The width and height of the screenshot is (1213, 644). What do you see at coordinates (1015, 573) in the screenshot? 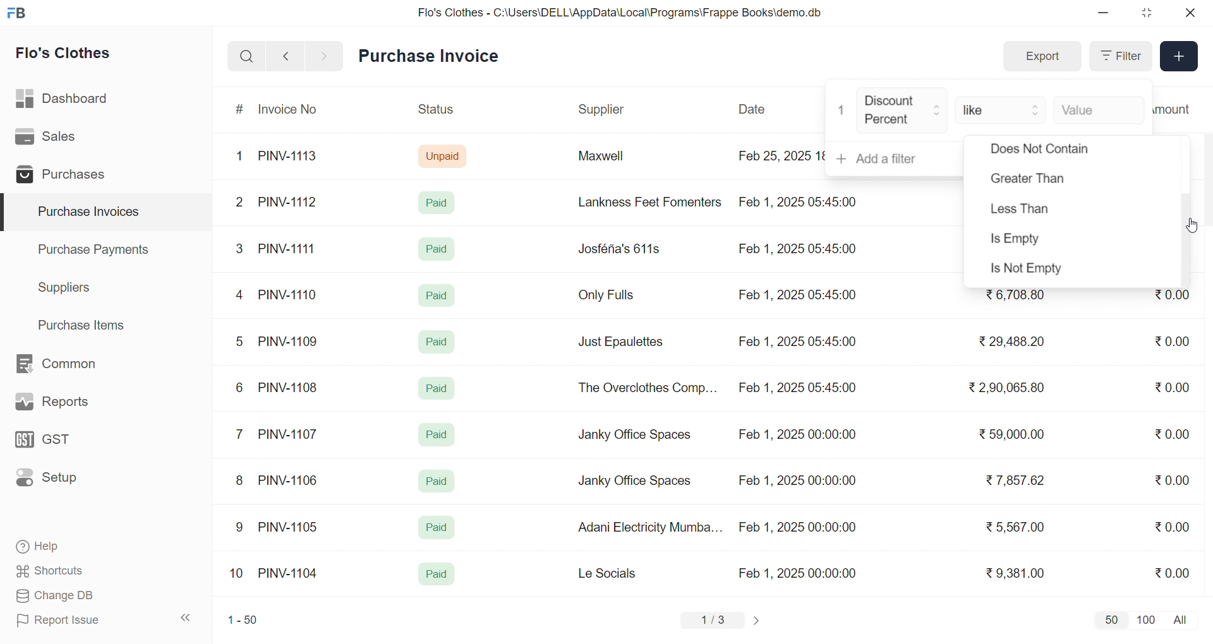
I see `₹9,381.00` at bounding box center [1015, 573].